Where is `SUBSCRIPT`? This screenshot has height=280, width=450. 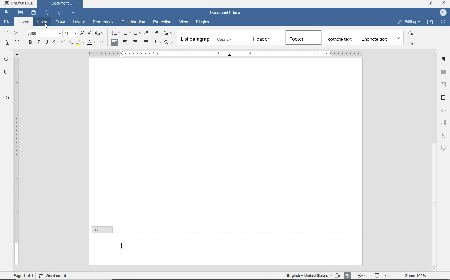 SUBSCRIPT is located at coordinates (71, 43).